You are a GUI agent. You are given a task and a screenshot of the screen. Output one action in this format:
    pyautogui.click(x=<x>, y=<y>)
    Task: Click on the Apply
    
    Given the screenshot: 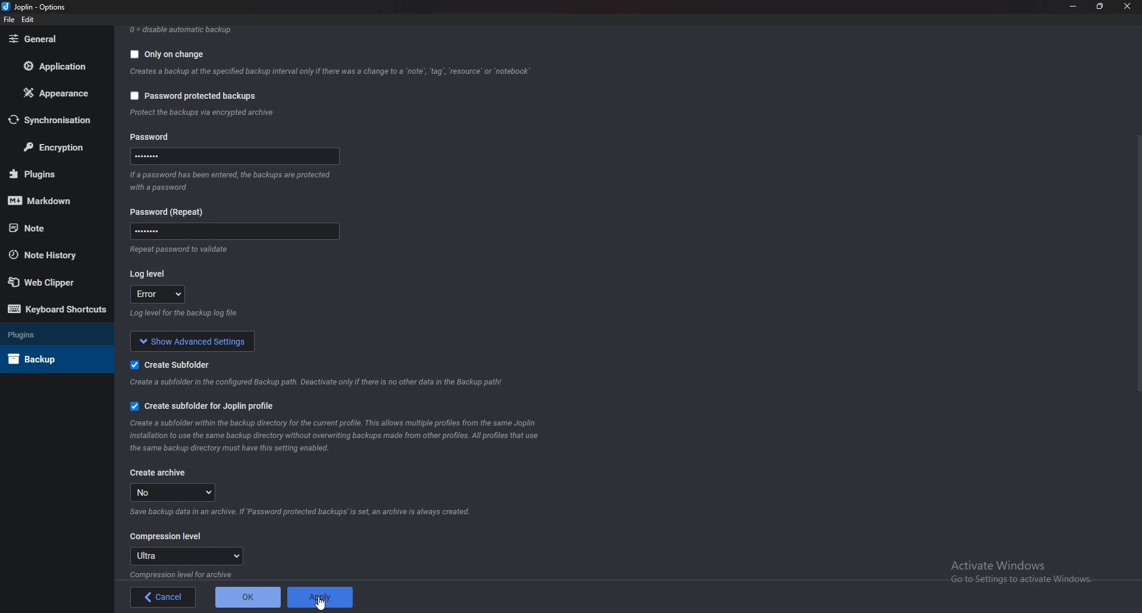 What is the action you would take?
    pyautogui.click(x=319, y=596)
    